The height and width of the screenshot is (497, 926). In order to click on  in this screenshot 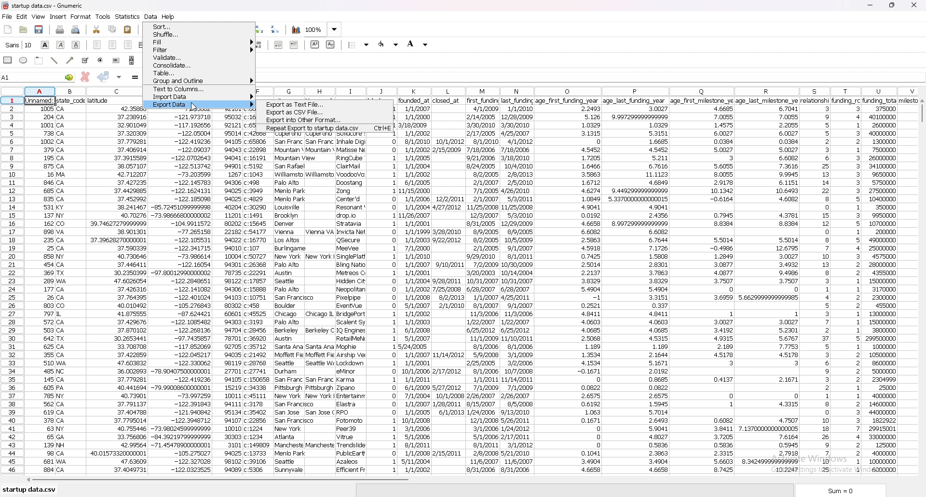, I will do `click(71, 286)`.